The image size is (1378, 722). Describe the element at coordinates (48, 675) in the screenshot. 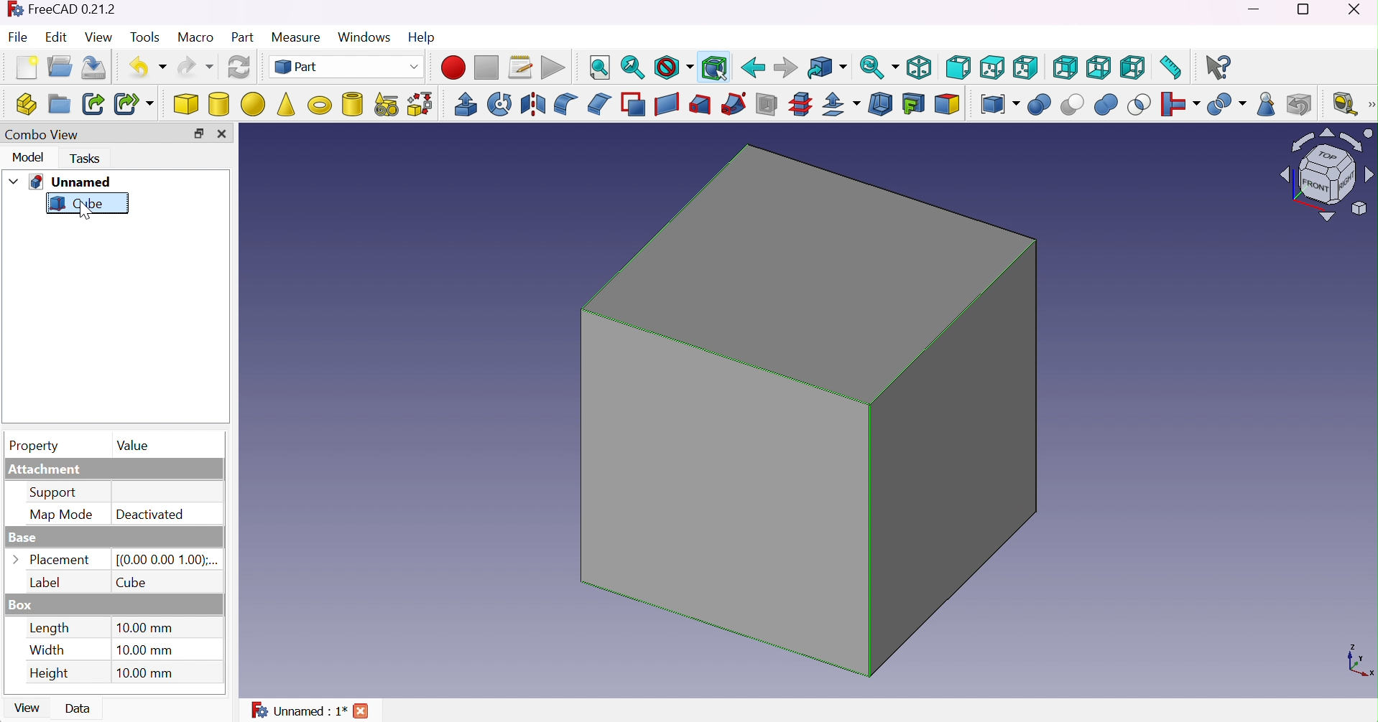

I see `Height` at that location.